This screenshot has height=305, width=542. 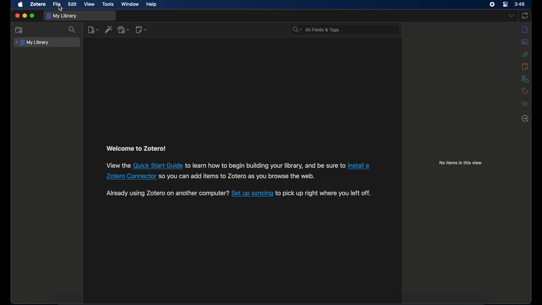 I want to click on close, so click(x=17, y=16).